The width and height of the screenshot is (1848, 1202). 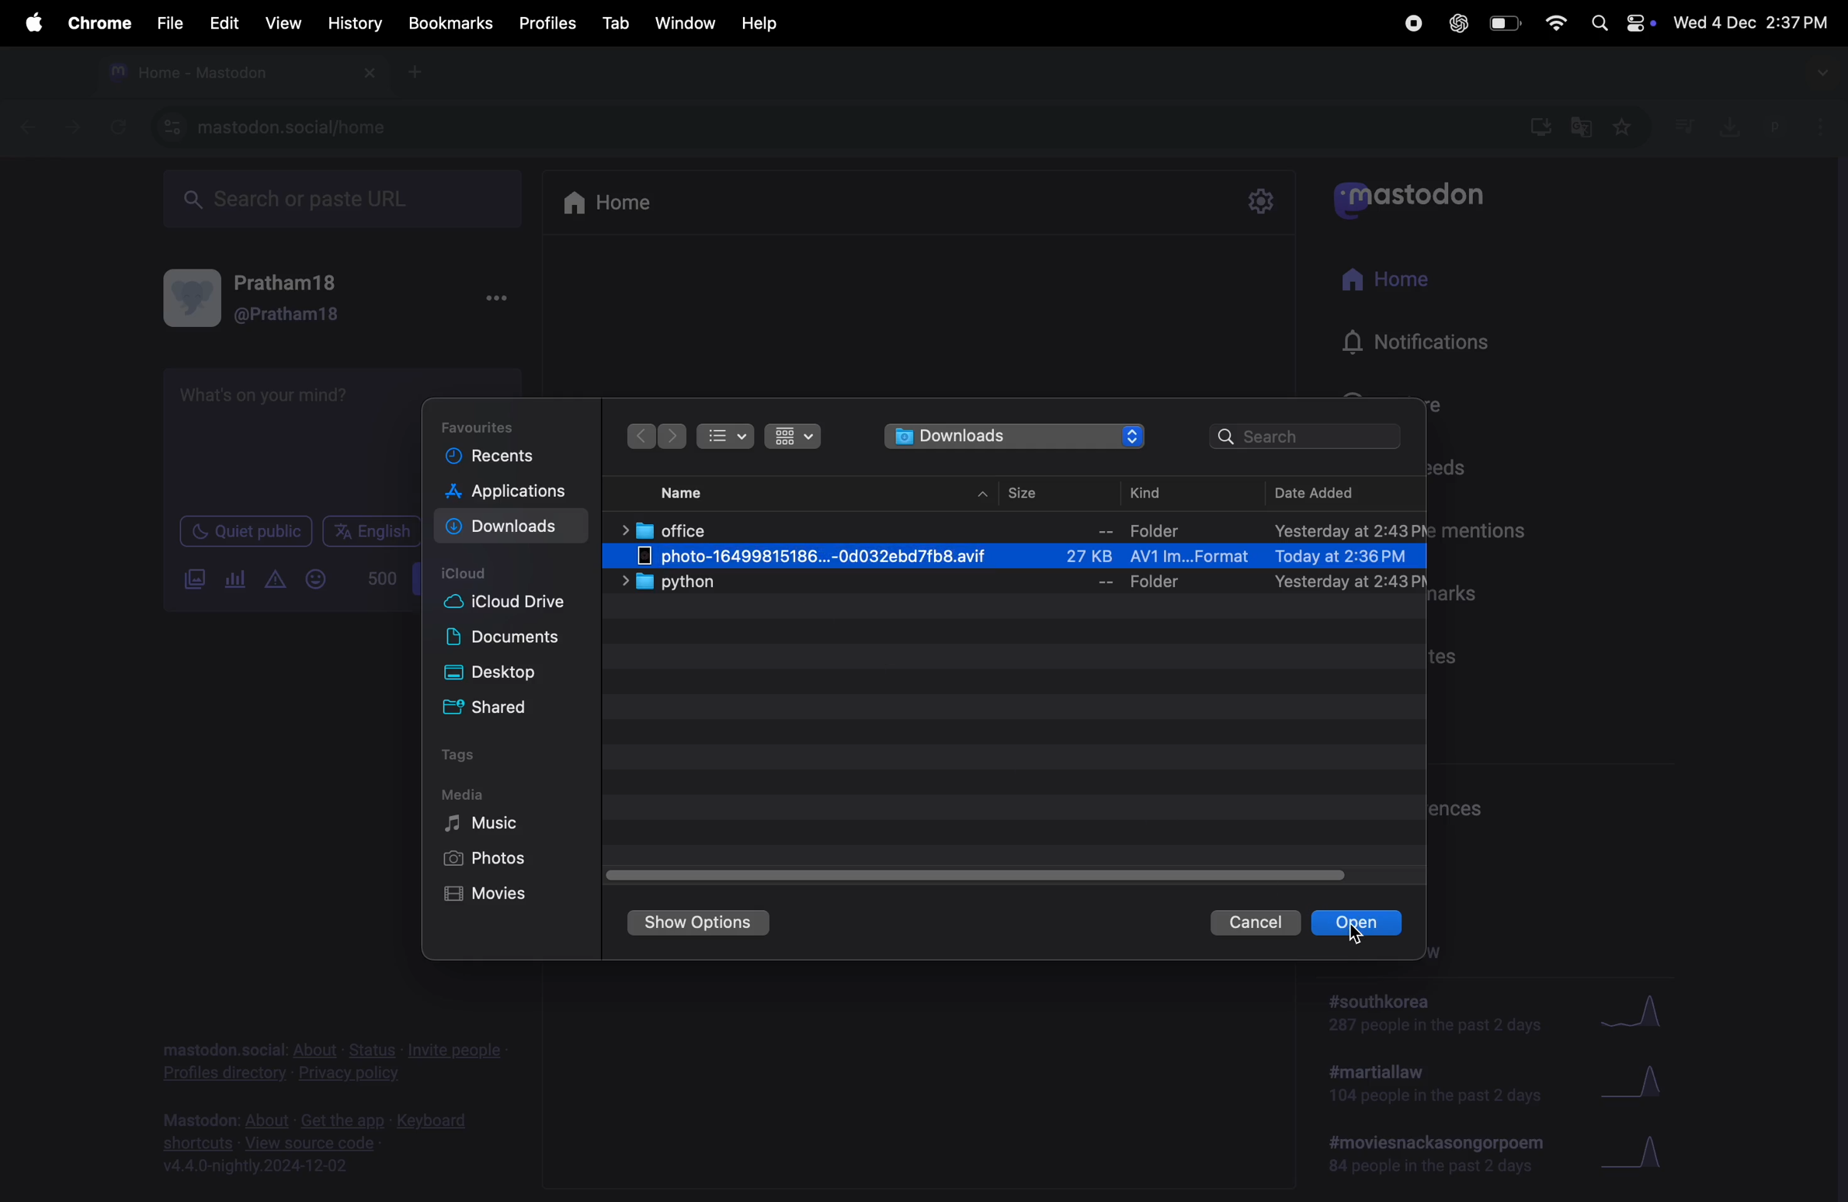 I want to click on search bar, so click(x=1309, y=437).